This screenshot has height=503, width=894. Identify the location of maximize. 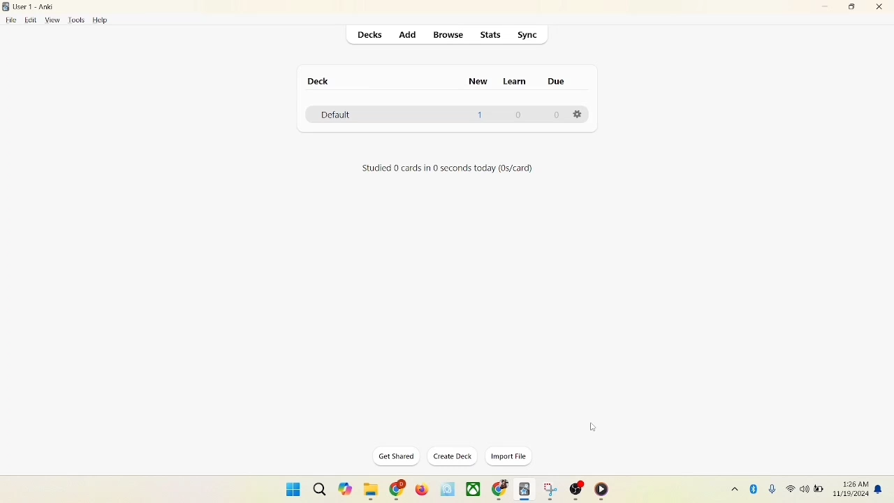
(853, 9).